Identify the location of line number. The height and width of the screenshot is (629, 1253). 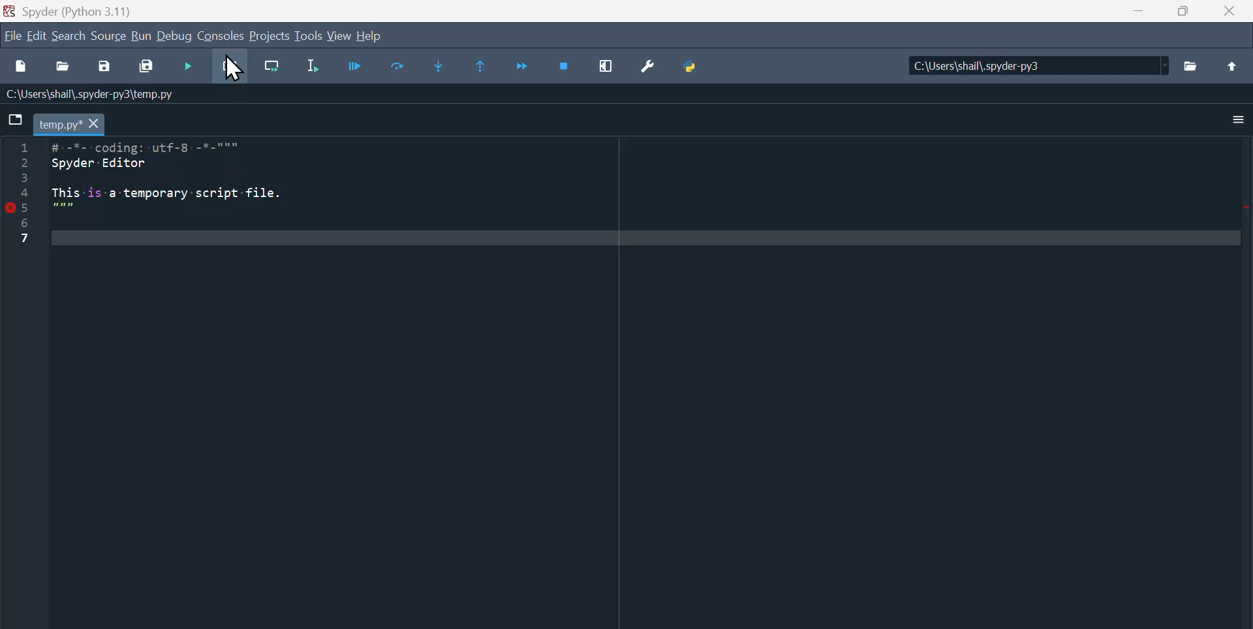
(27, 192).